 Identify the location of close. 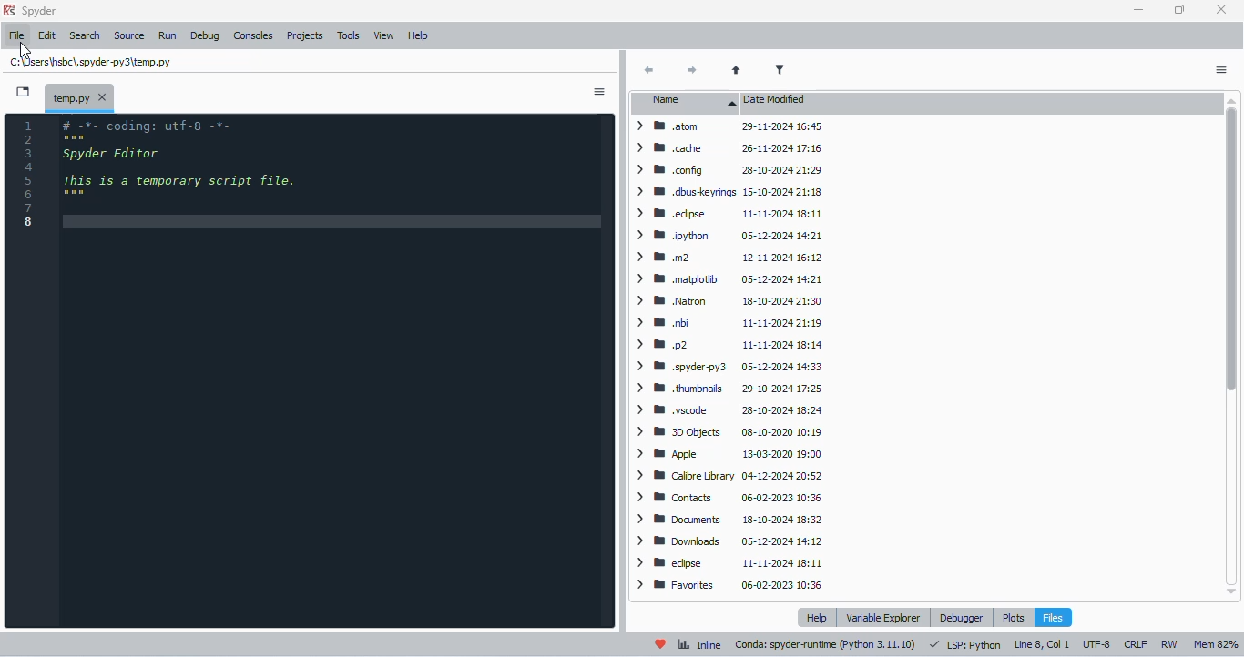
(102, 96).